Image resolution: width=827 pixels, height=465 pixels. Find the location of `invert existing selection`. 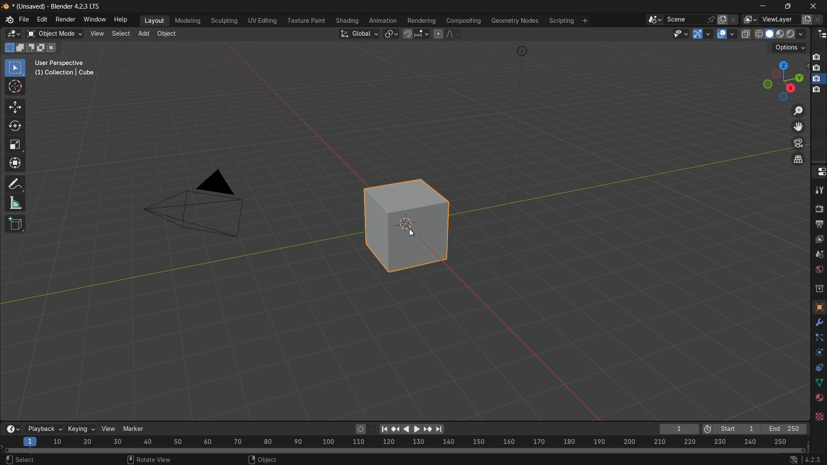

invert existing selection is located at coordinates (42, 47).